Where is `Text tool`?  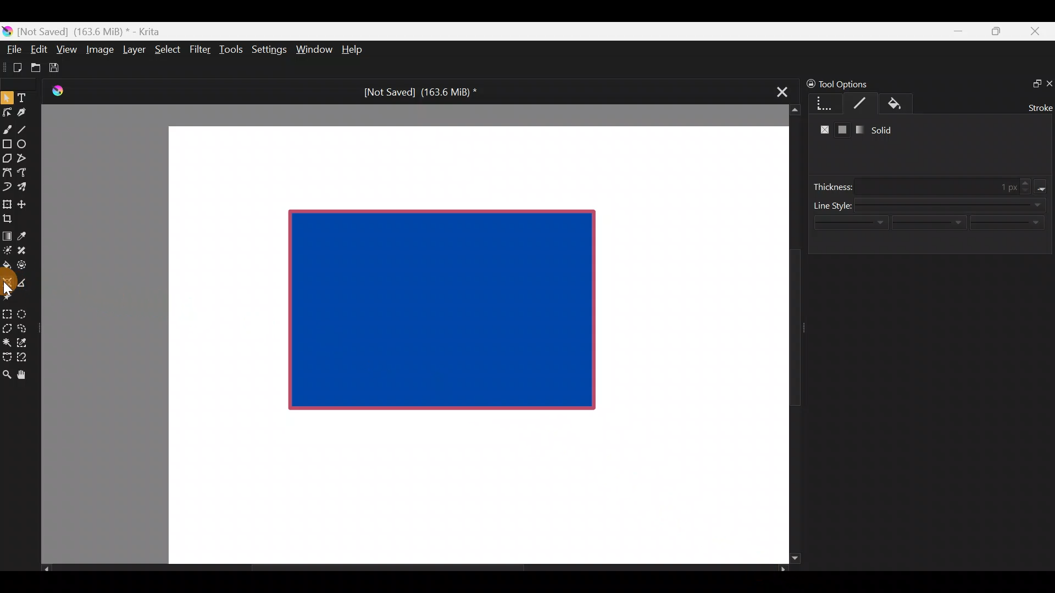
Text tool is located at coordinates (27, 97).